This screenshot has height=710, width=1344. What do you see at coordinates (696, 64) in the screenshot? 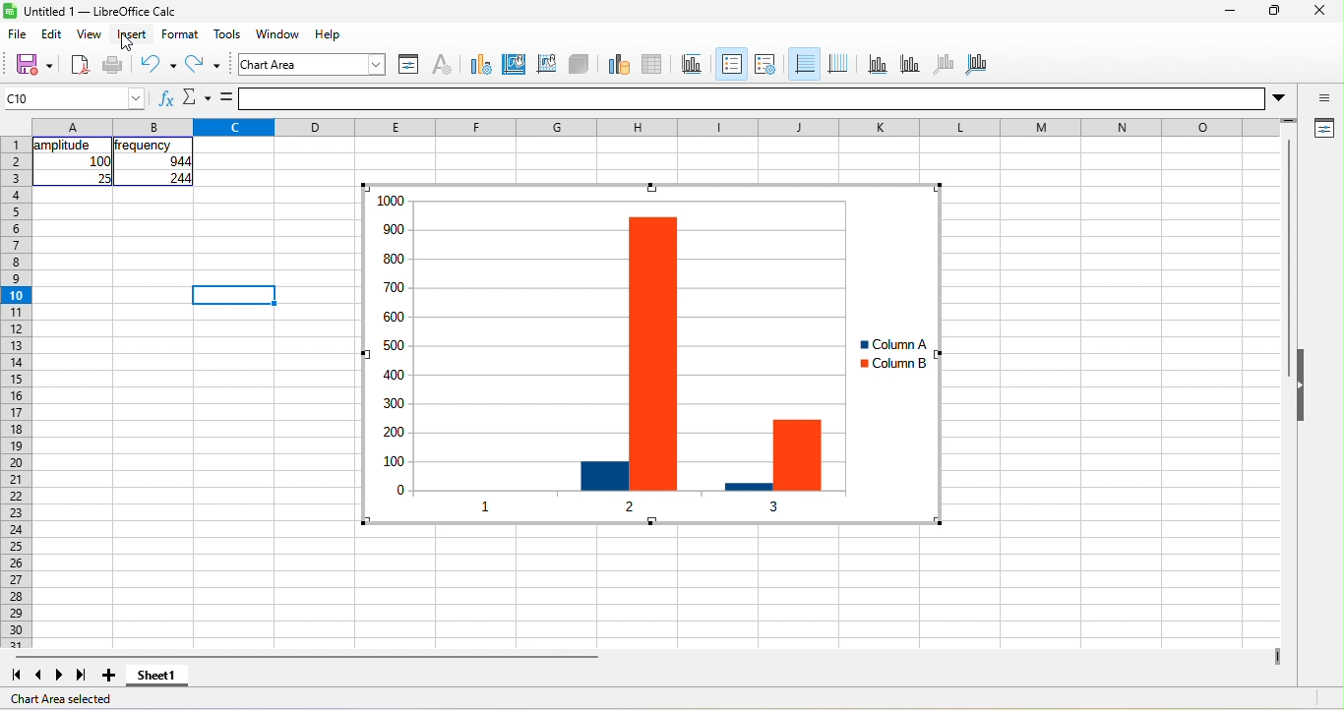
I see `title` at bounding box center [696, 64].